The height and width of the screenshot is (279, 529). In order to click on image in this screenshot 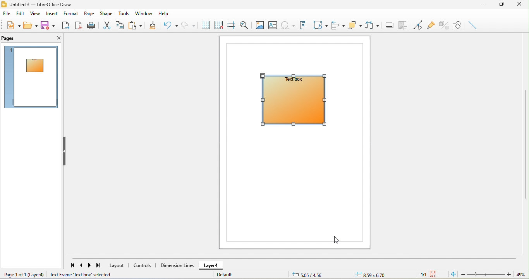, I will do `click(259, 25)`.